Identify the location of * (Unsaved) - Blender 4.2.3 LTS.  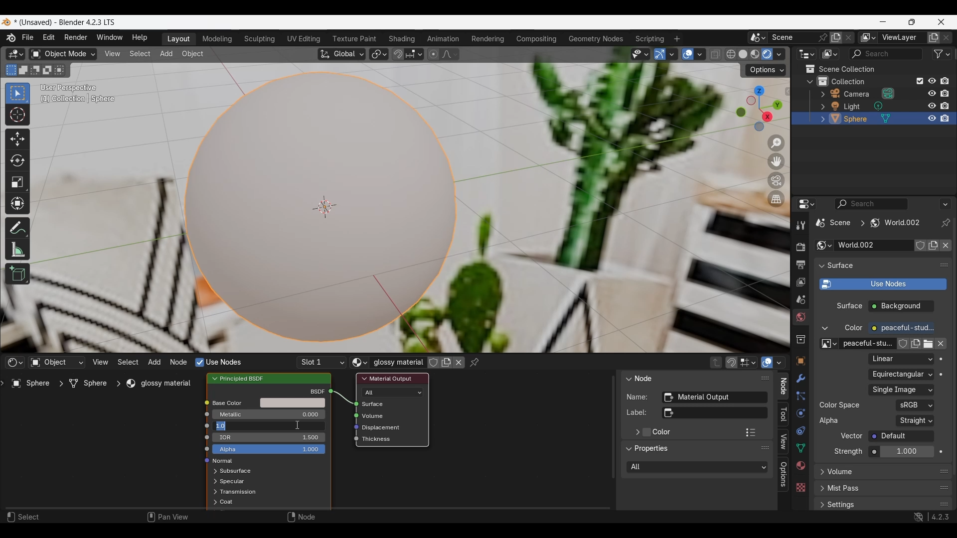
(68, 22).